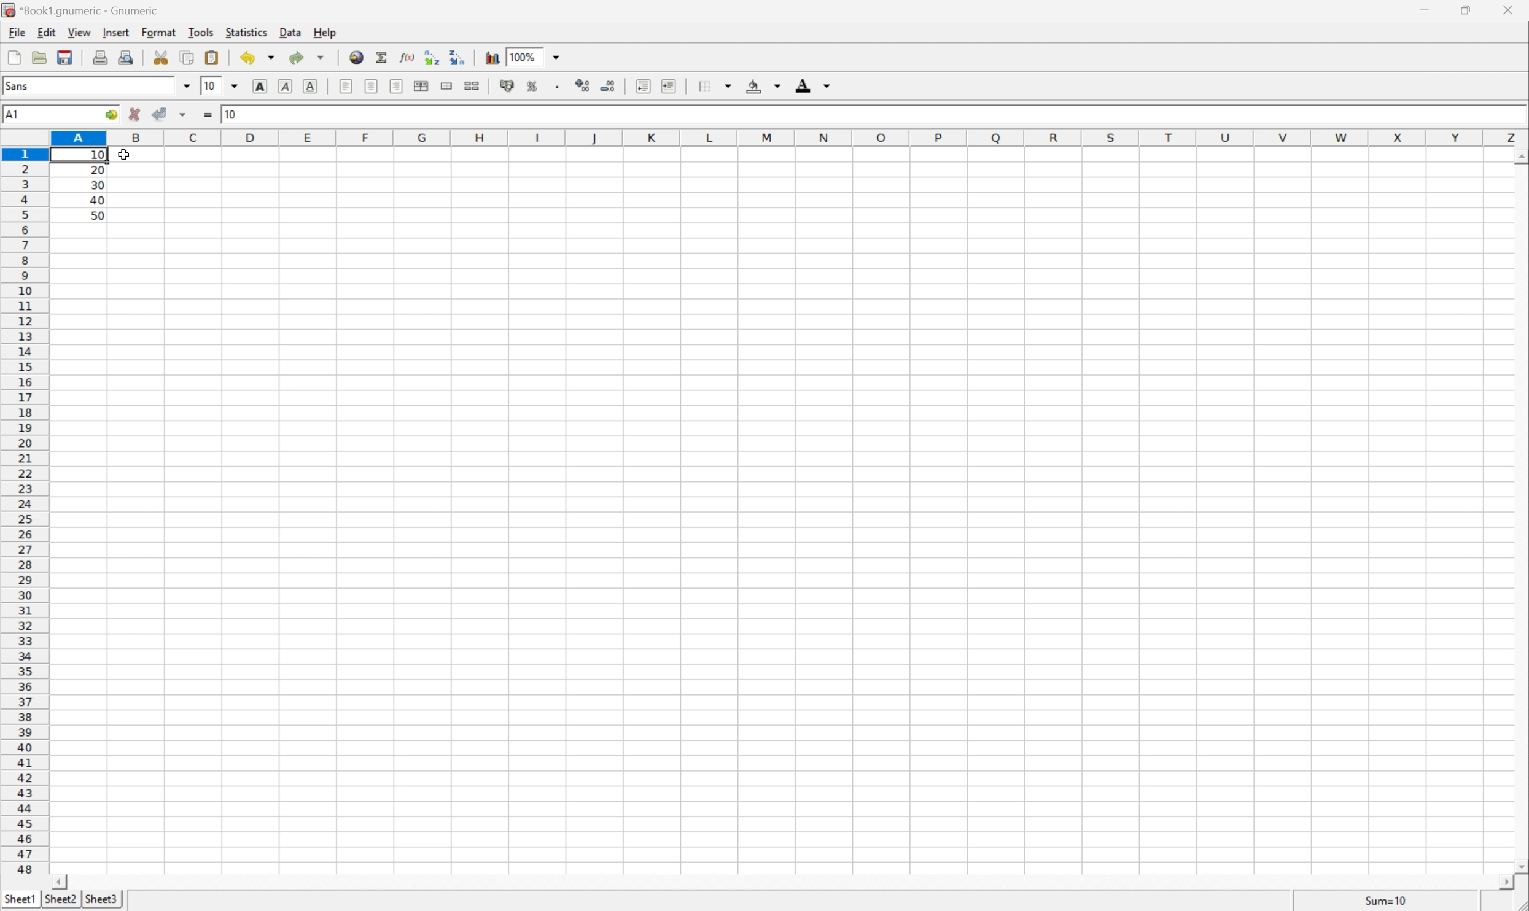 The width and height of the screenshot is (1529, 911). Describe the element at coordinates (211, 86) in the screenshot. I see `10` at that location.